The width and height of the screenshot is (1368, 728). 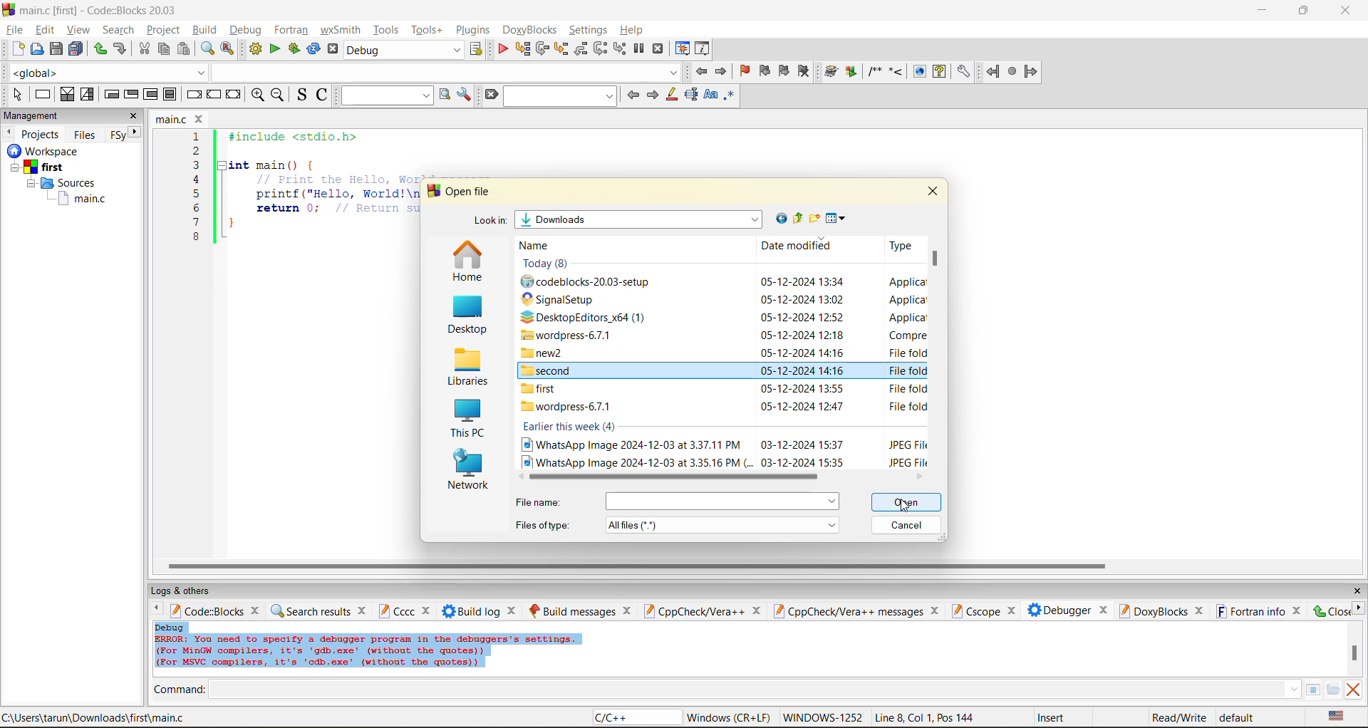 What do you see at coordinates (76, 49) in the screenshot?
I see `save all` at bounding box center [76, 49].